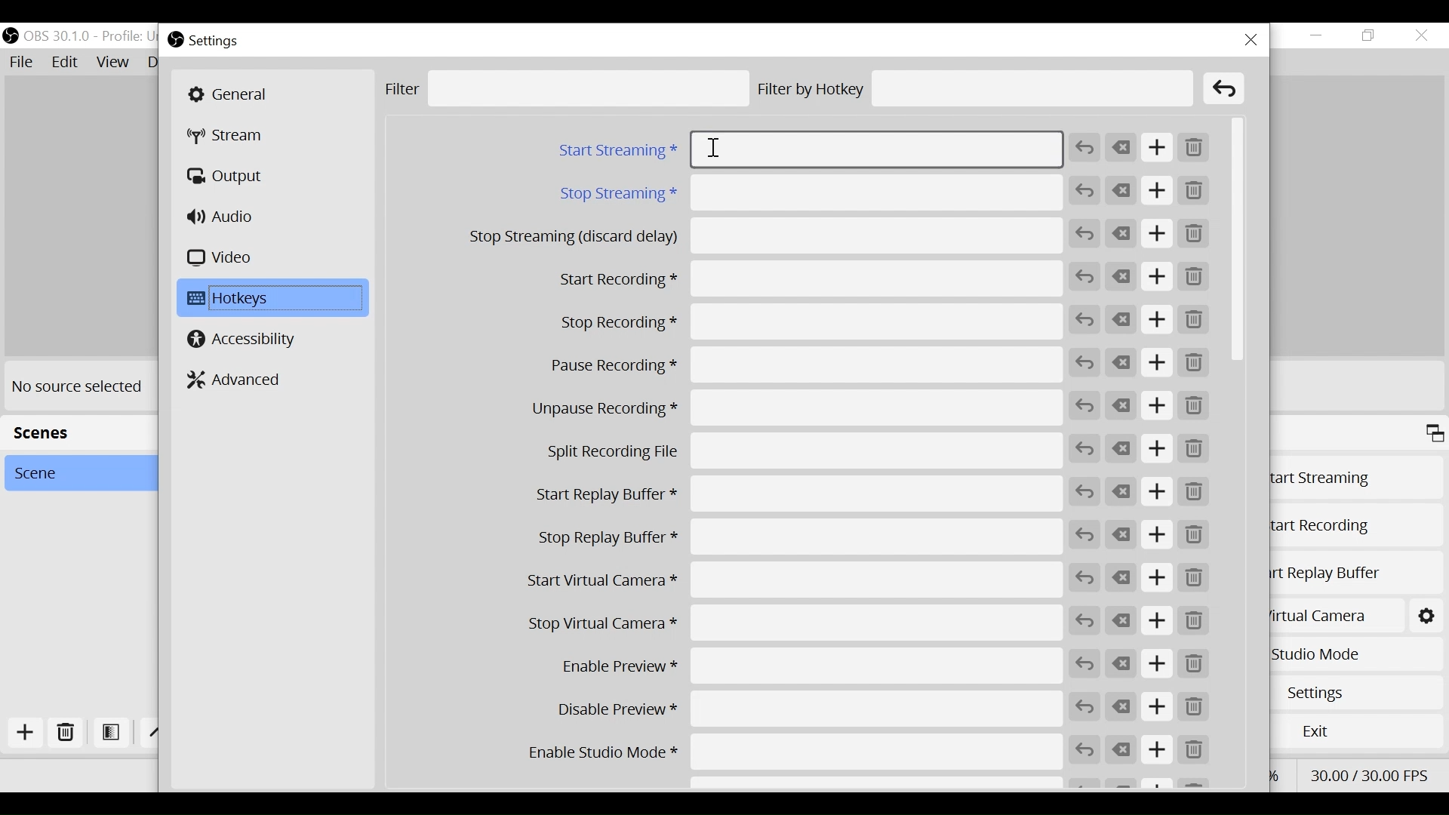 Image resolution: width=1449 pixels, height=815 pixels. What do you see at coordinates (1197, 277) in the screenshot?
I see `Remove` at bounding box center [1197, 277].